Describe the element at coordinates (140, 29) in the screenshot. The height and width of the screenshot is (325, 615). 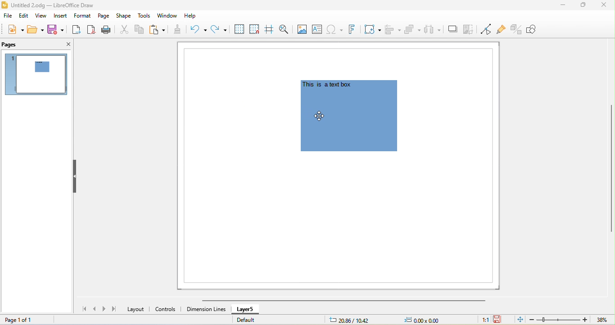
I see `copy` at that location.